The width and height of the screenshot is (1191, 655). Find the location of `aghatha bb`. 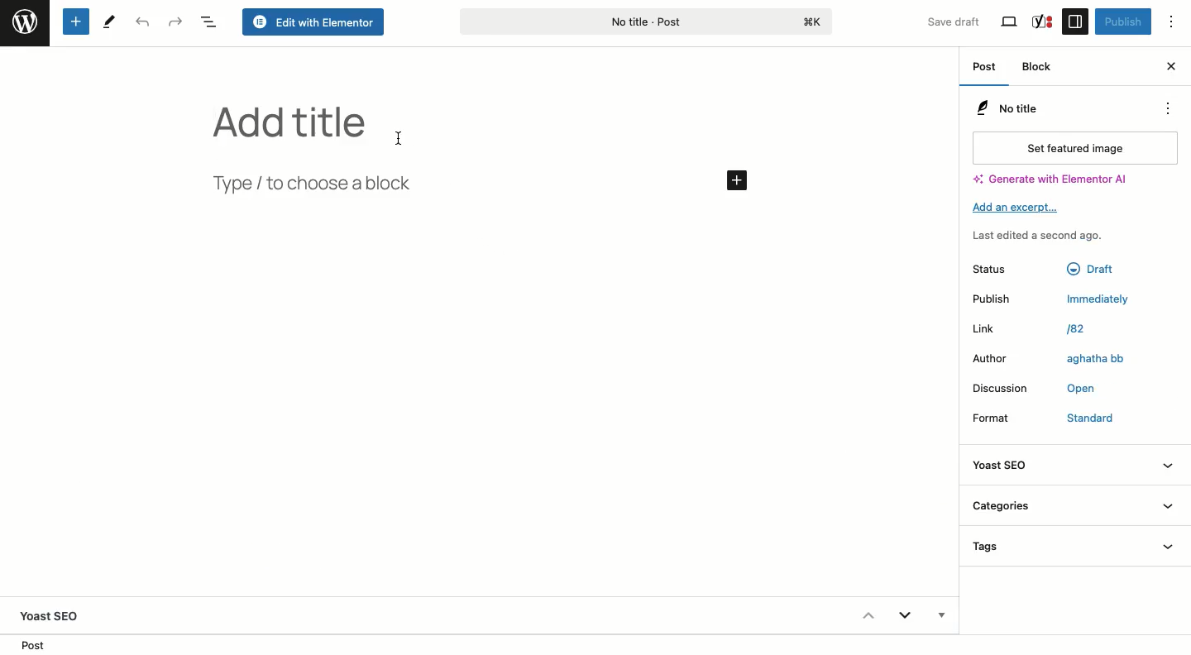

aghatha bb is located at coordinates (1096, 358).